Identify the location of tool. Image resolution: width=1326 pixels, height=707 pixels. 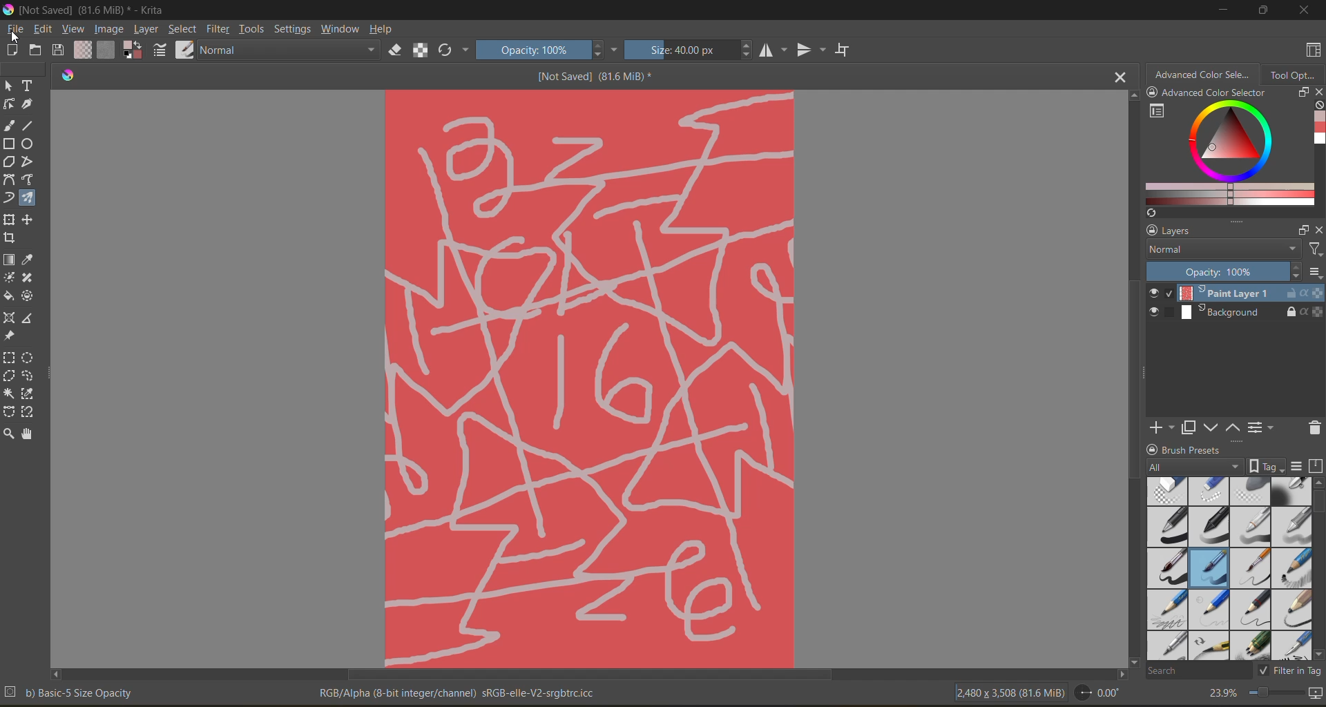
(10, 238).